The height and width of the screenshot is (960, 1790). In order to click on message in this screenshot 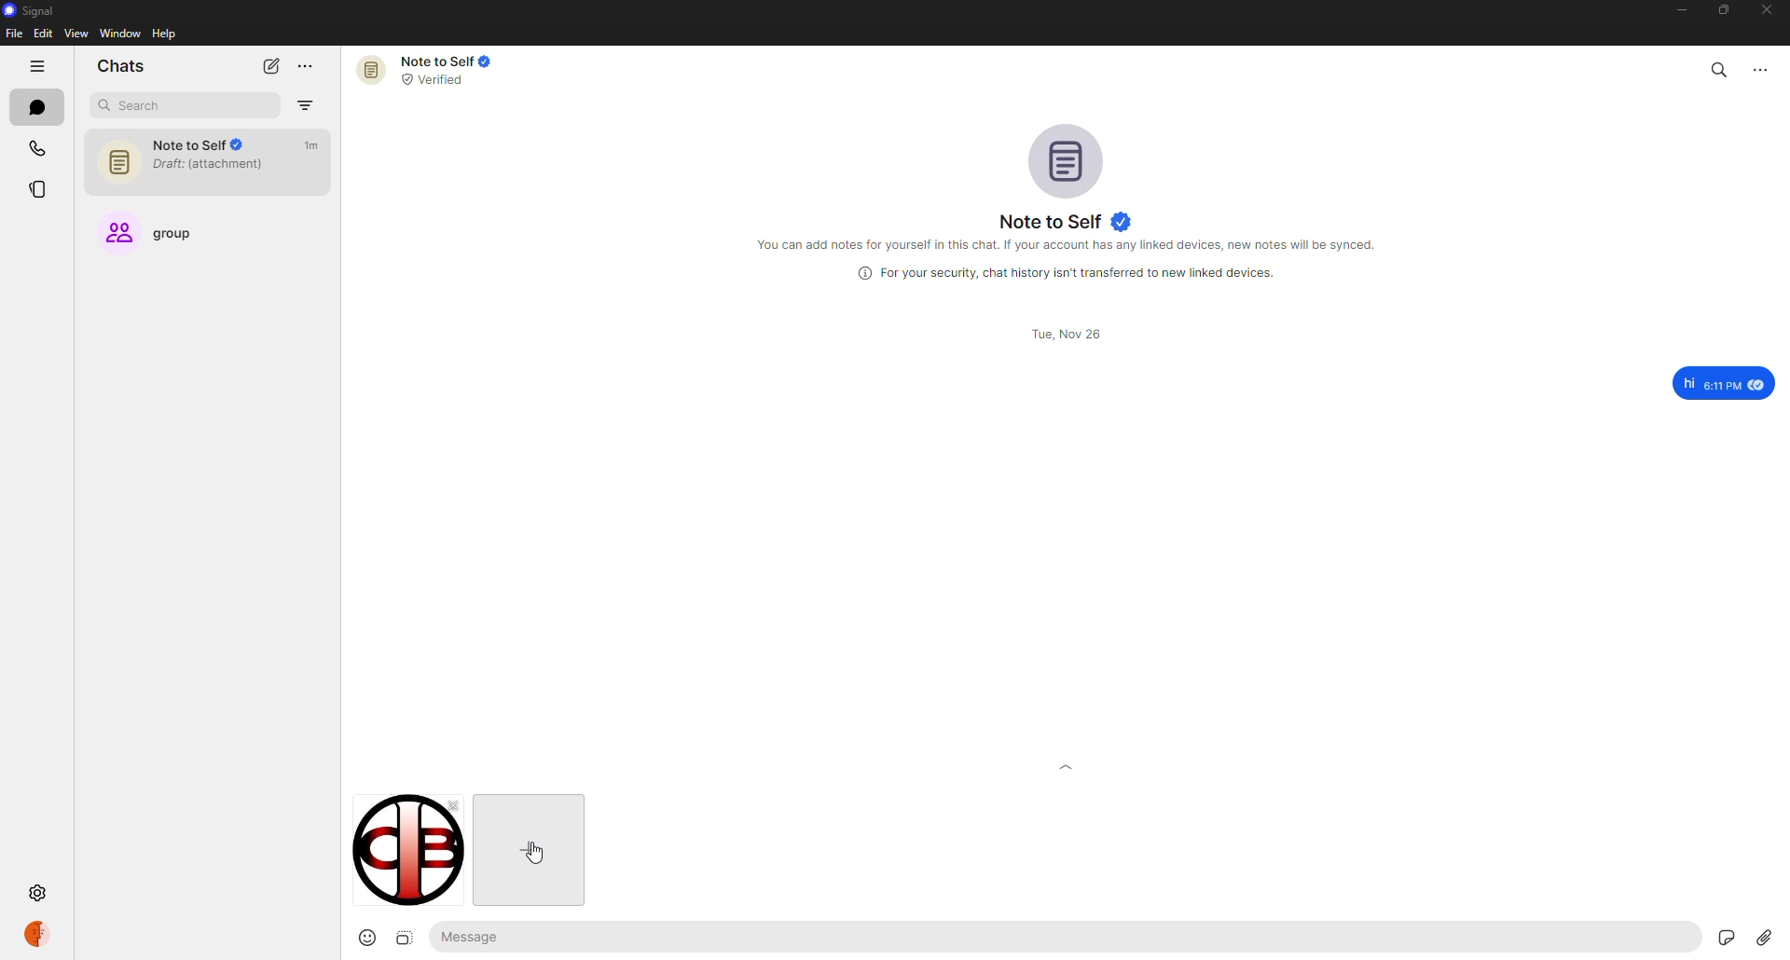, I will do `click(1723, 383)`.